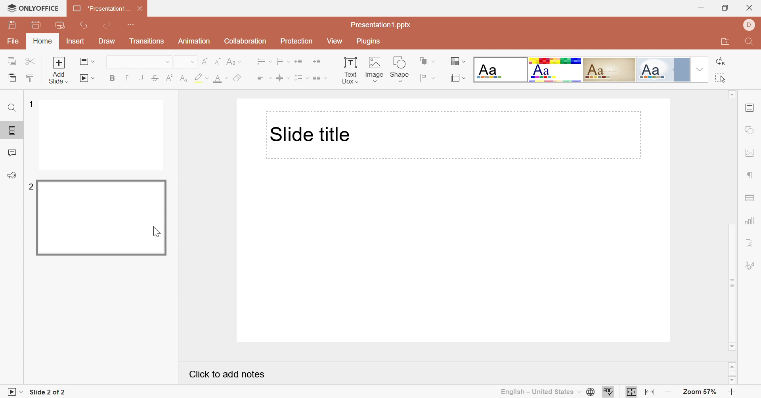  Describe the element at coordinates (370, 43) in the screenshot. I see `Plugins` at that location.